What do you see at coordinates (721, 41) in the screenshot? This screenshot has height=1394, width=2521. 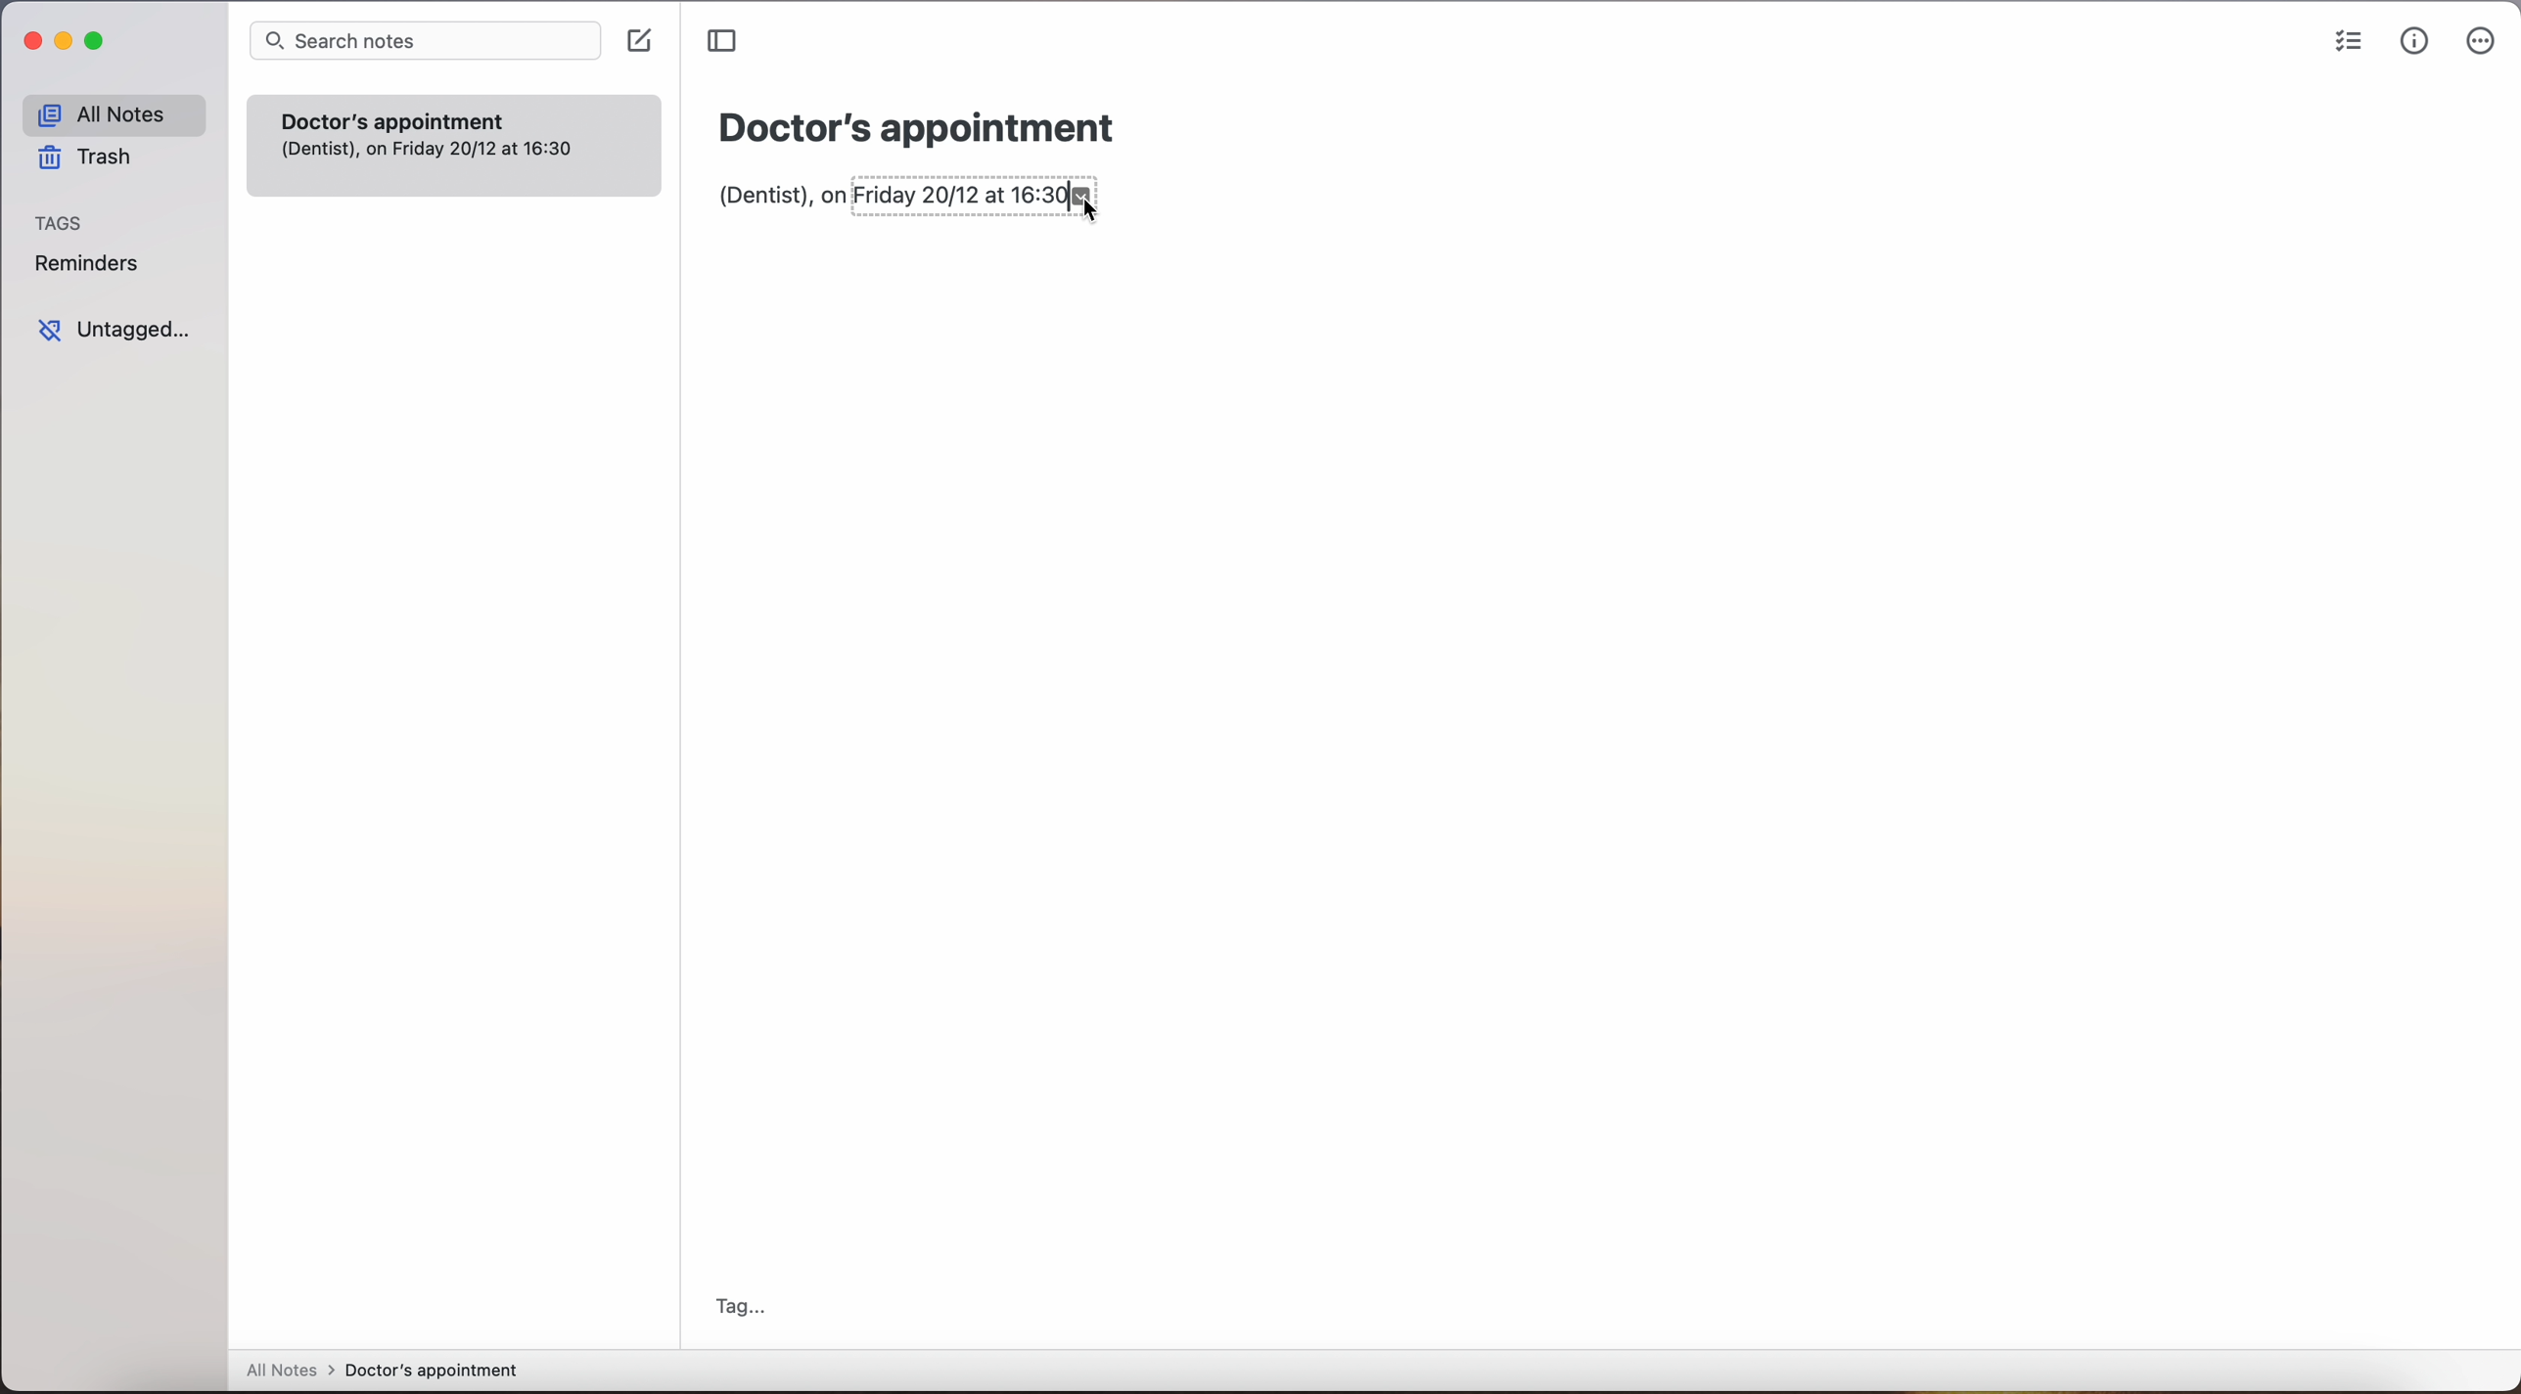 I see `toggle sidebar` at bounding box center [721, 41].